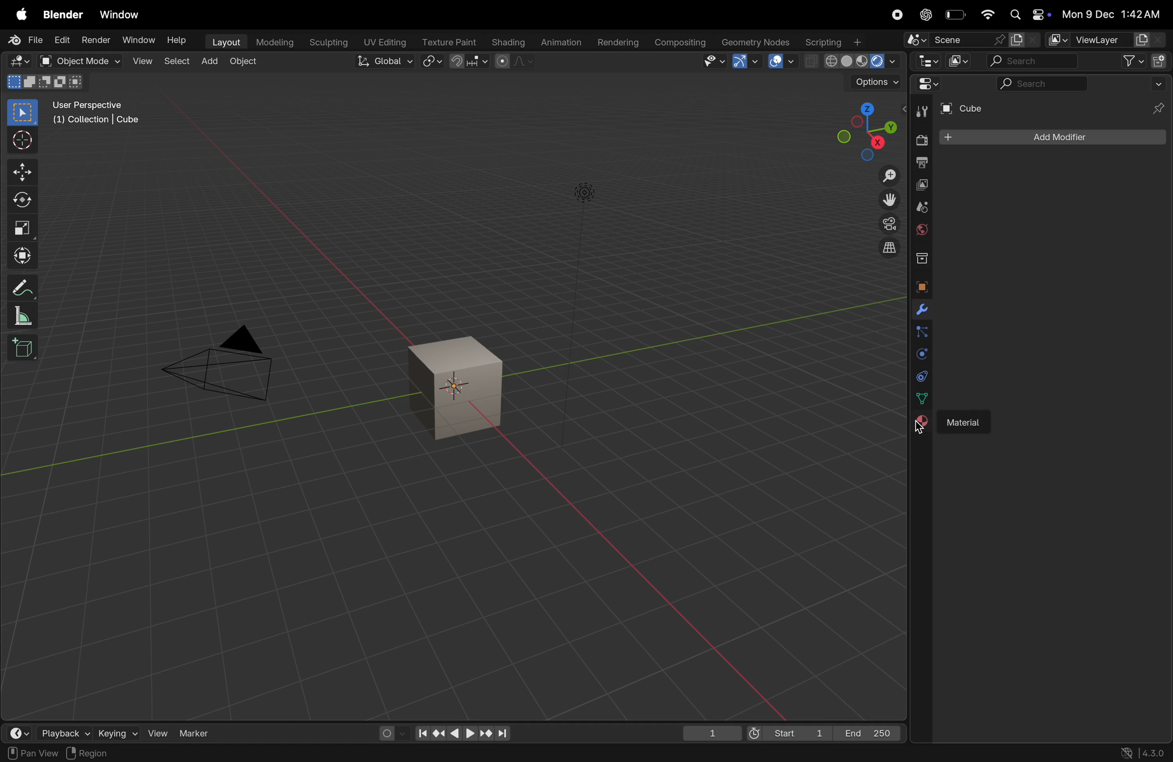 The height and width of the screenshot is (762, 1173). What do you see at coordinates (451, 42) in the screenshot?
I see `Texture paint` at bounding box center [451, 42].